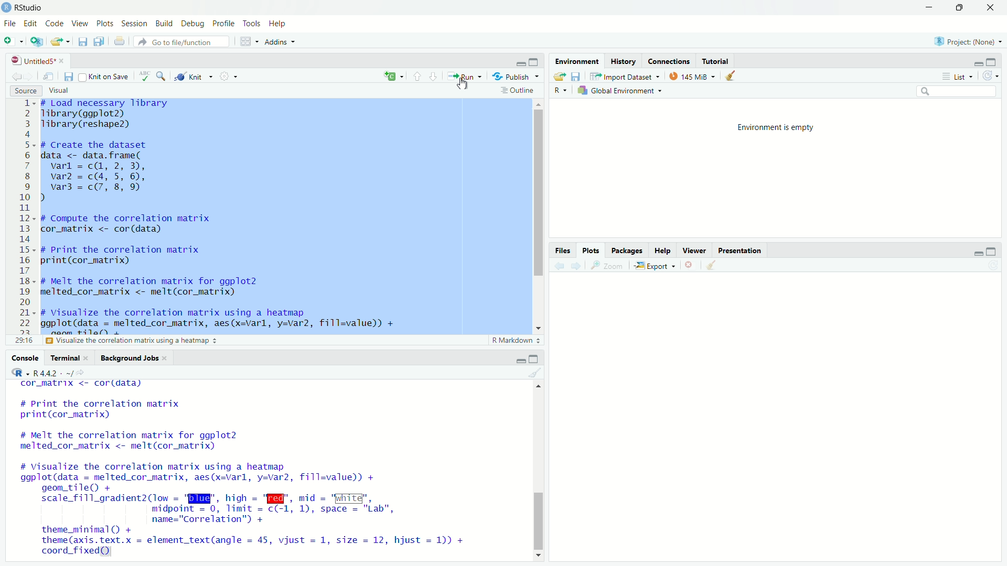 The width and height of the screenshot is (1007, 566). Describe the element at coordinates (30, 8) in the screenshot. I see `RStudio` at that location.